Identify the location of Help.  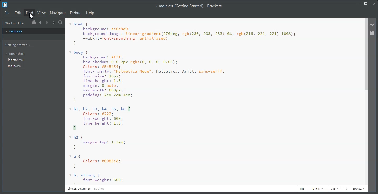
(90, 13).